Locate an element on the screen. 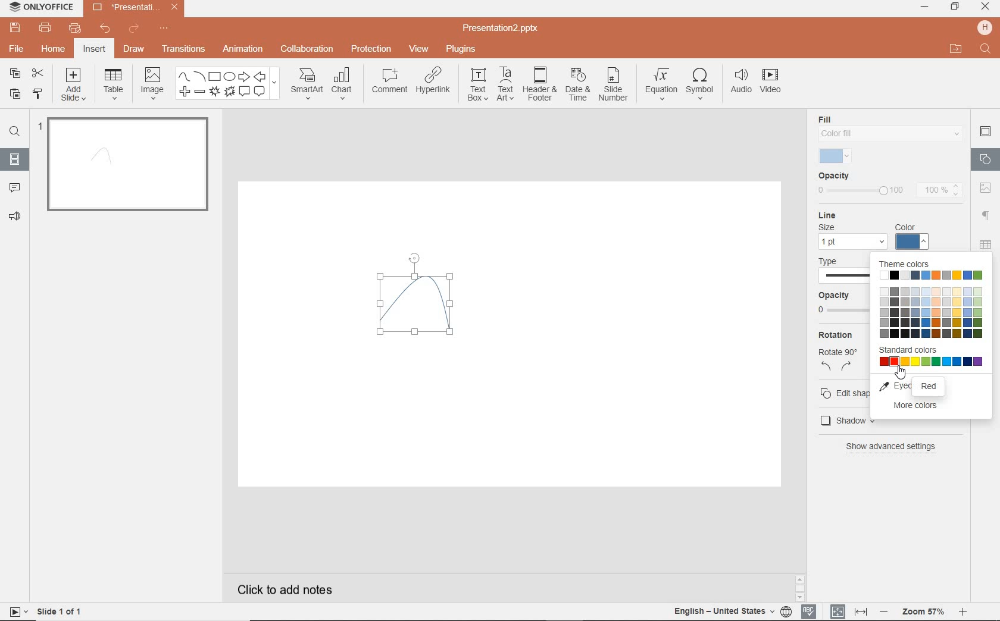  PARAGRAPH SETTINGS is located at coordinates (985, 215).